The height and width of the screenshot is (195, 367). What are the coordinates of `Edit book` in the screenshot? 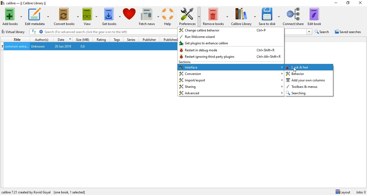 It's located at (317, 16).